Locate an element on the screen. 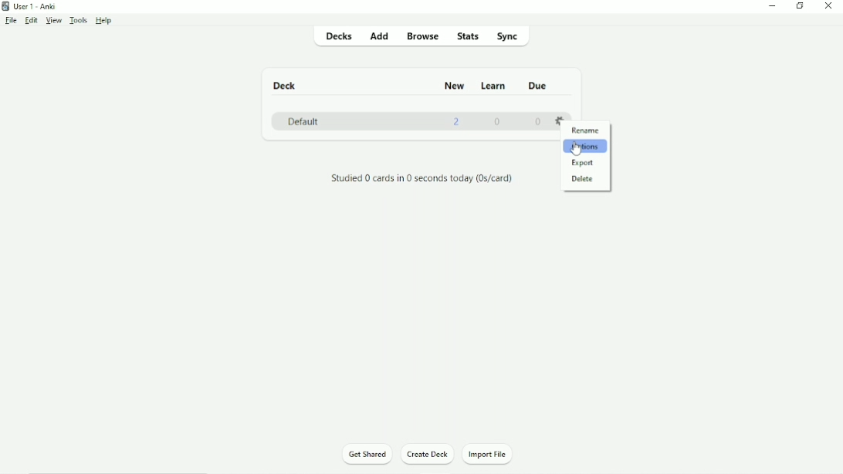  Default is located at coordinates (303, 121).